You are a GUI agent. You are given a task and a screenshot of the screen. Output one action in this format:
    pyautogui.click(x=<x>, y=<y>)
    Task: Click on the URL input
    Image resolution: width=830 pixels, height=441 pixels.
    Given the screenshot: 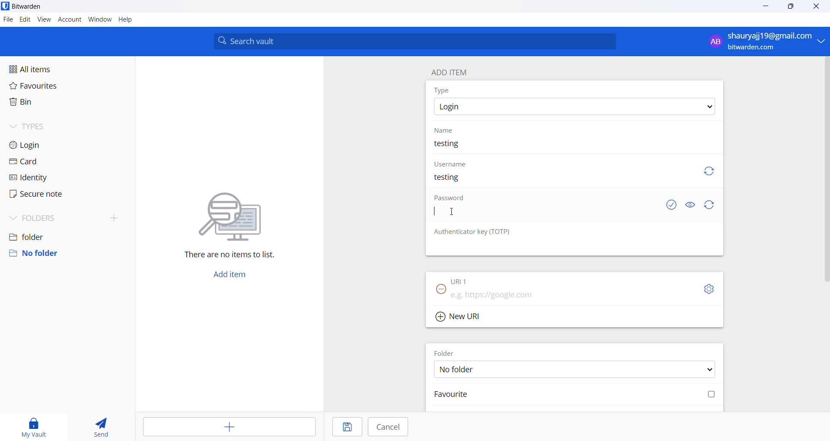 What is the action you would take?
    pyautogui.click(x=556, y=295)
    